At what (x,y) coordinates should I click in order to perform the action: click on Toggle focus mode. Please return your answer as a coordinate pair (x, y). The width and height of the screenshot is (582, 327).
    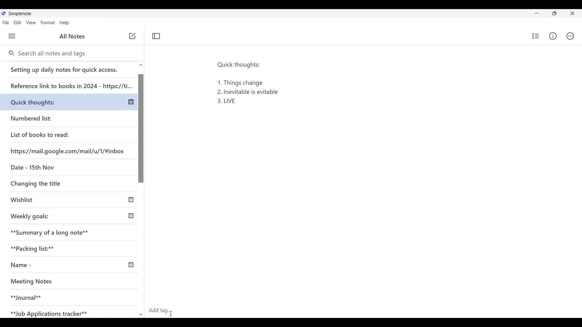
    Looking at the image, I should click on (156, 36).